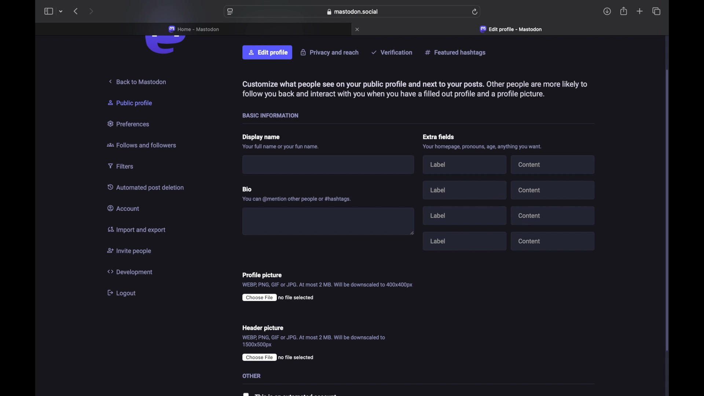  I want to click on downloads, so click(607, 11).